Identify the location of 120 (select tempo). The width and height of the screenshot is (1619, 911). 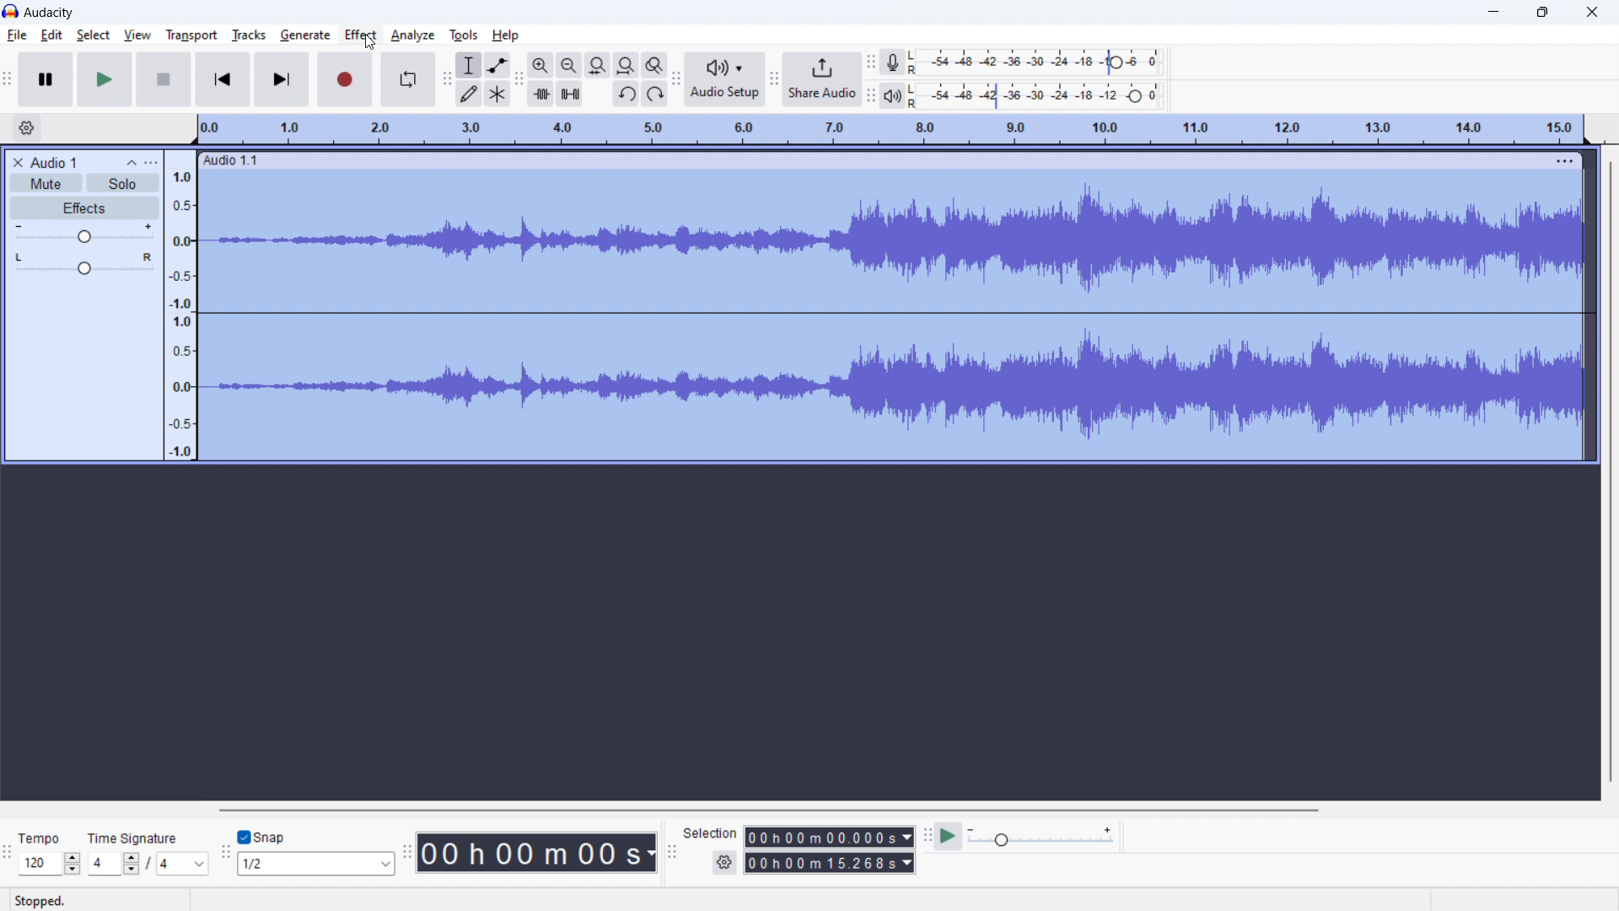
(50, 865).